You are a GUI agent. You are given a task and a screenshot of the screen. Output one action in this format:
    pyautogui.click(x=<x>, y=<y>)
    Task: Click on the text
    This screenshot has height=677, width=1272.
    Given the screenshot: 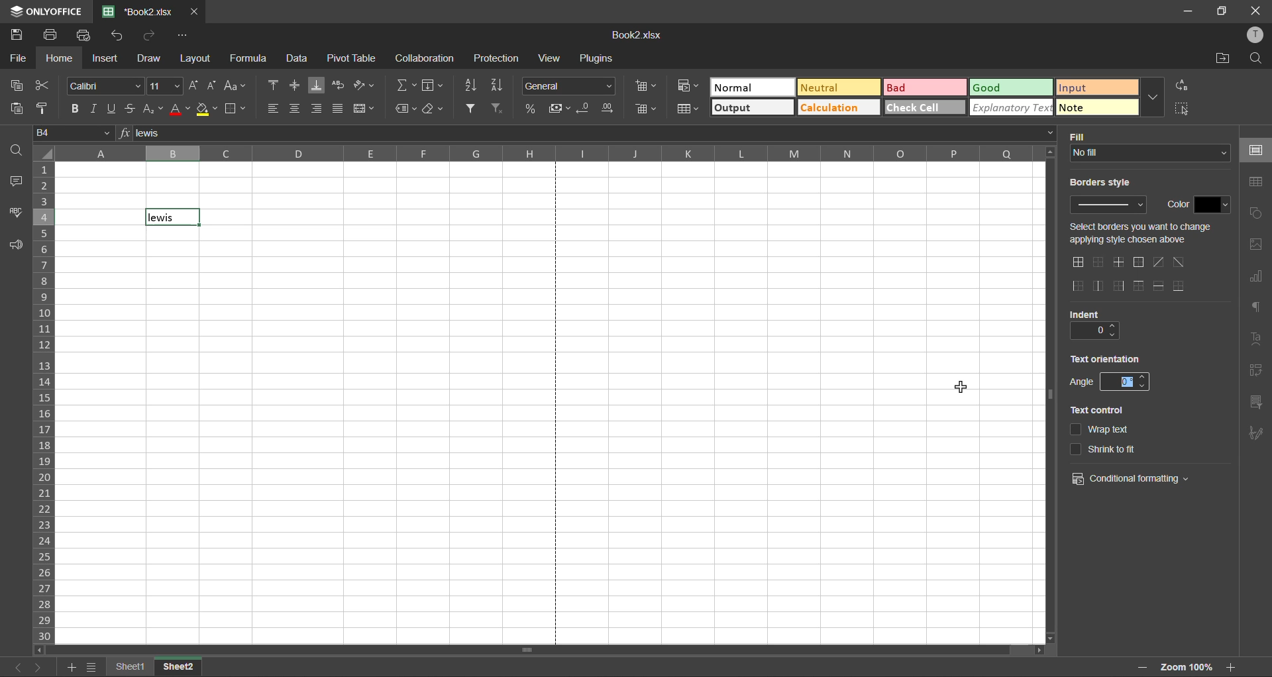 What is the action you would take?
    pyautogui.click(x=1260, y=340)
    